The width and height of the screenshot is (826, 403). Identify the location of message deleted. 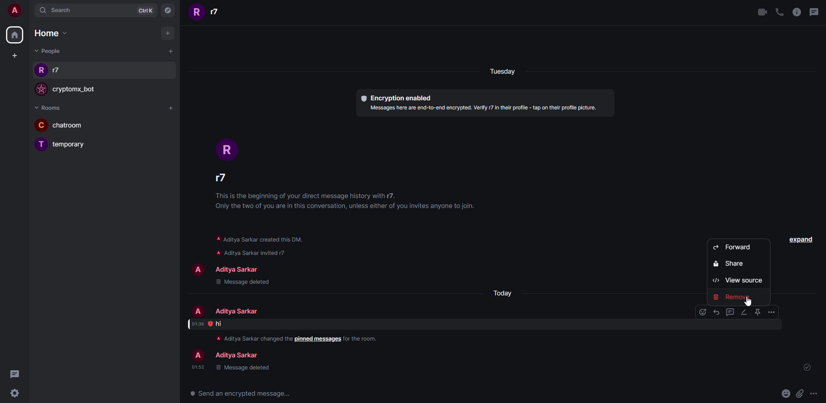
(242, 368).